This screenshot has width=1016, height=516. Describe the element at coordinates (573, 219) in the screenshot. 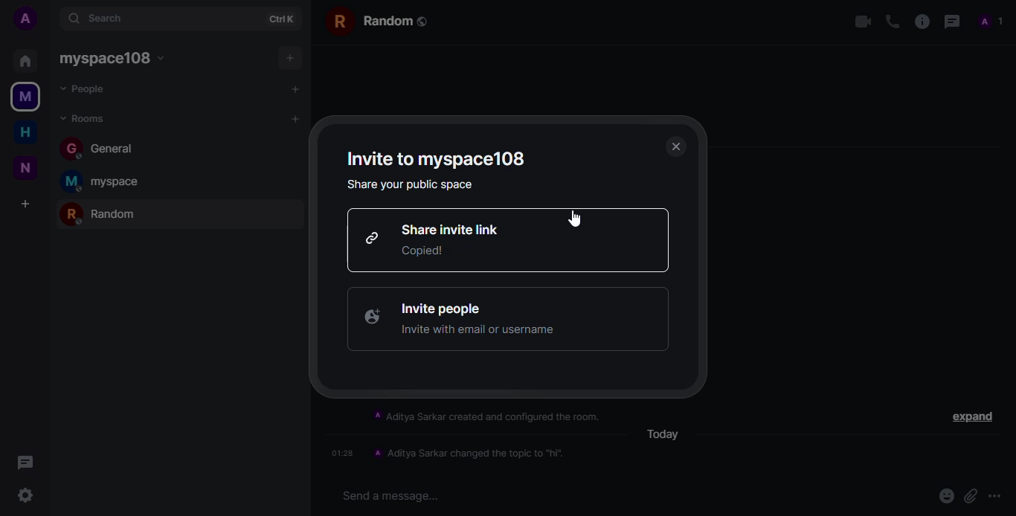

I see `cursor` at that location.